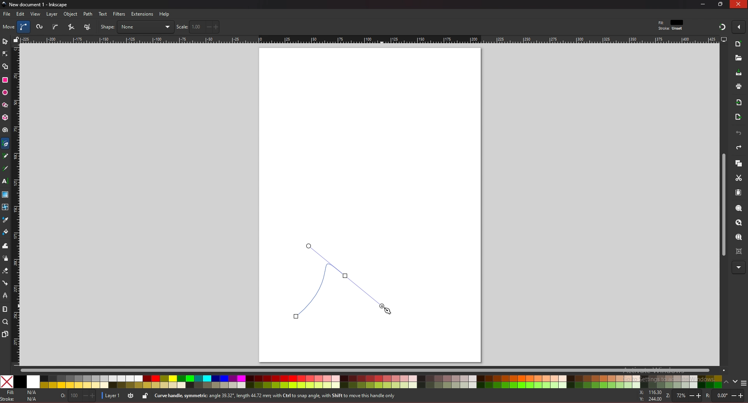 Image resolution: width=748 pixels, height=403 pixels. I want to click on paint bucket, so click(5, 232).